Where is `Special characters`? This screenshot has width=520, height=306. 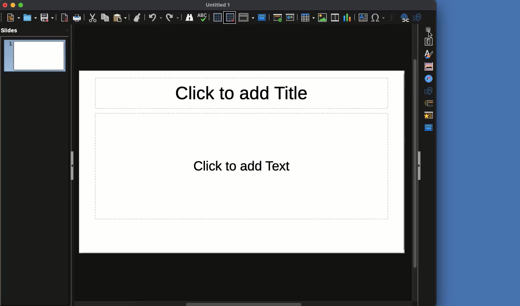 Special characters is located at coordinates (378, 17).